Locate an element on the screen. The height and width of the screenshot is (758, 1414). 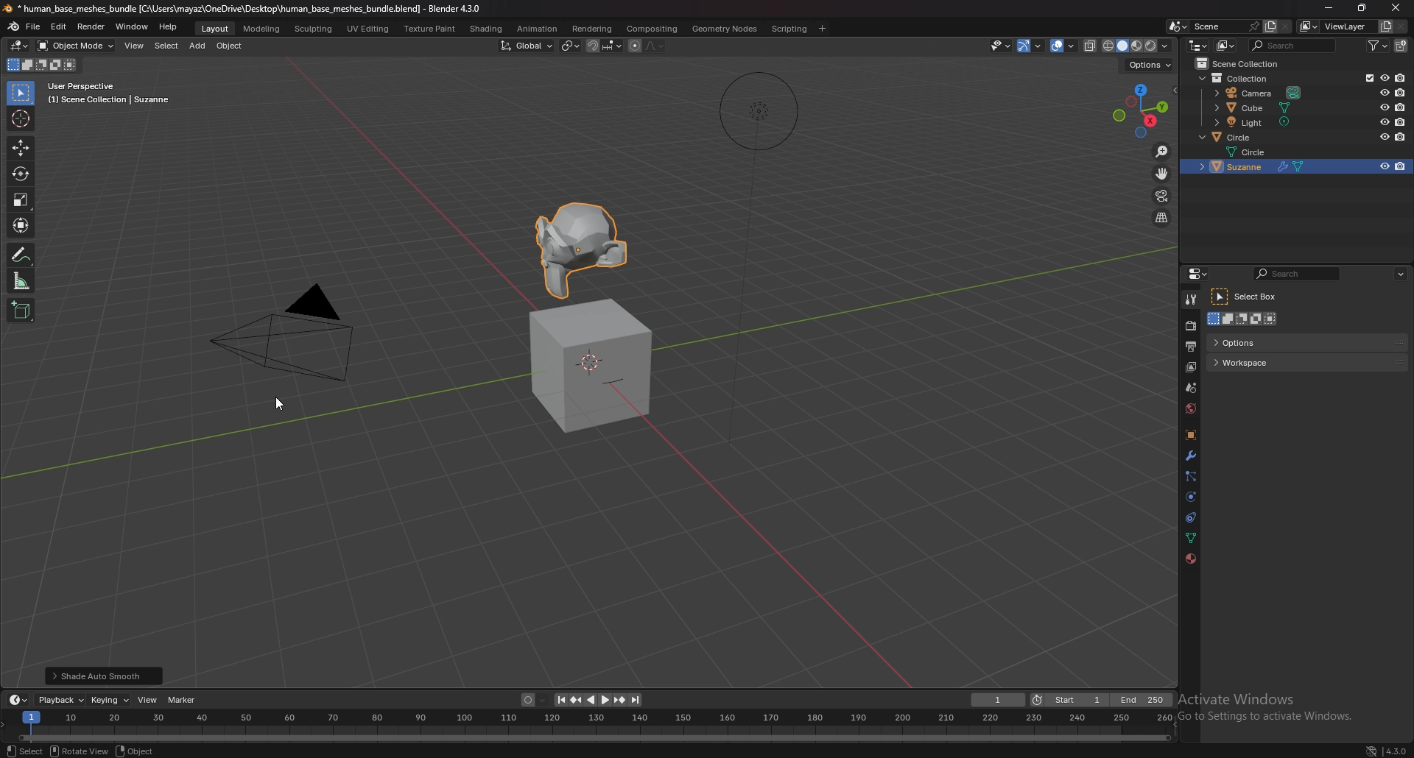
object is located at coordinates (147, 751).